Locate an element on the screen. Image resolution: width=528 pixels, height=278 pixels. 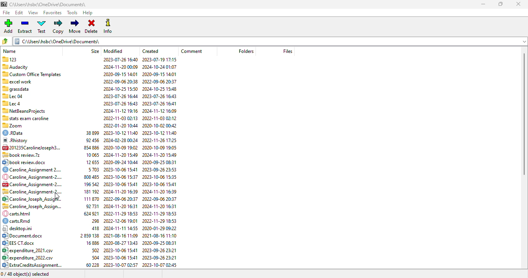
browse folders is located at coordinates (5, 41).